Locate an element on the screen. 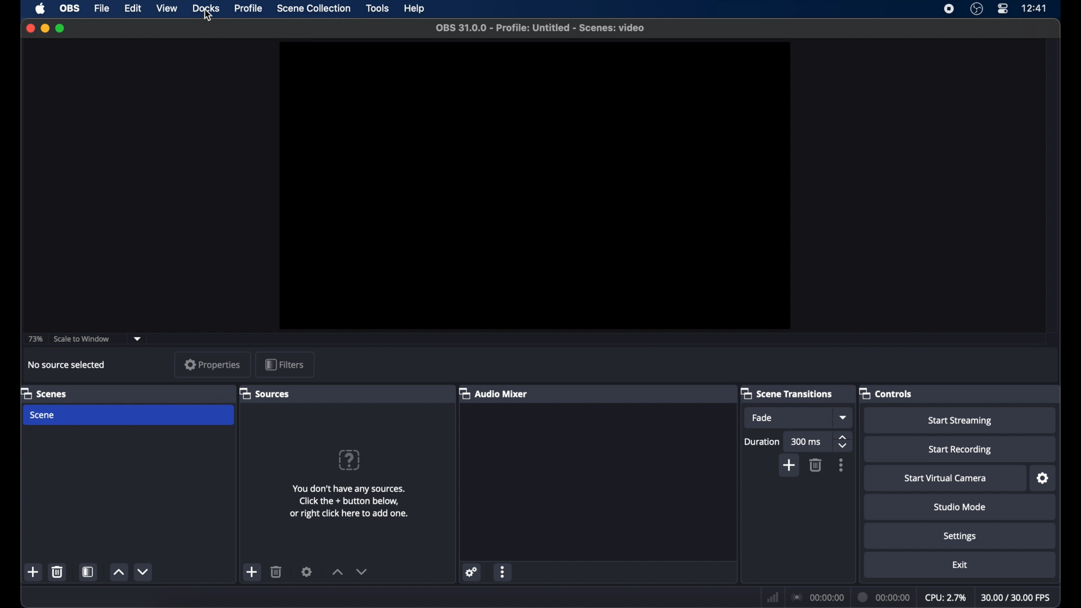  duration is located at coordinates (762, 441).